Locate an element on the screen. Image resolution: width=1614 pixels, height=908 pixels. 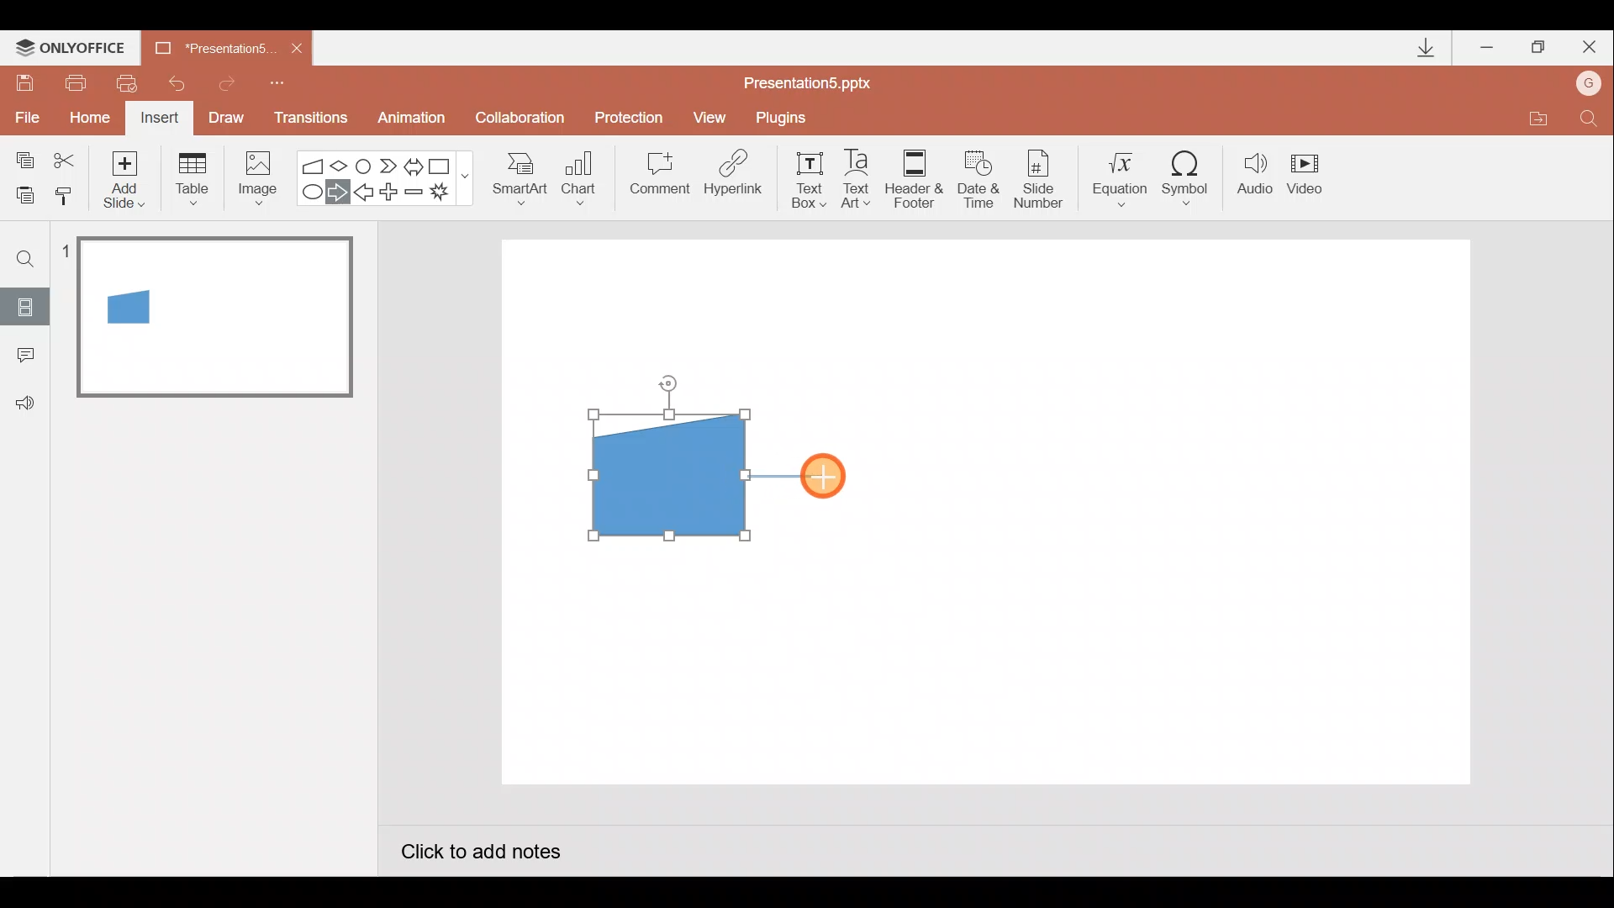
Copy style is located at coordinates (66, 193).